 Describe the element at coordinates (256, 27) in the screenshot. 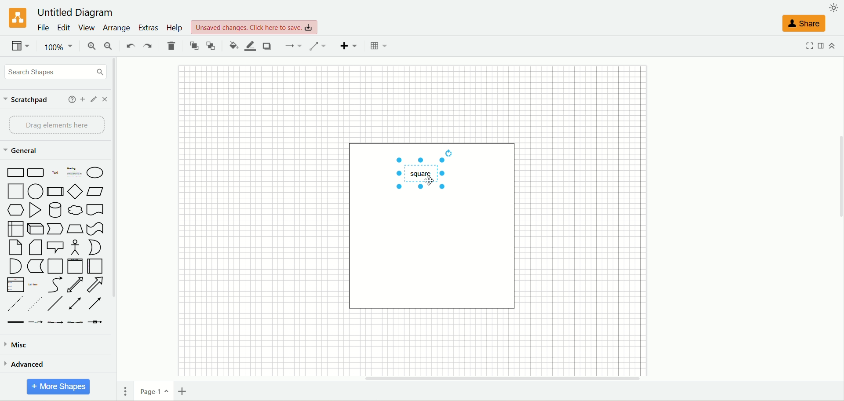

I see `text` at that location.